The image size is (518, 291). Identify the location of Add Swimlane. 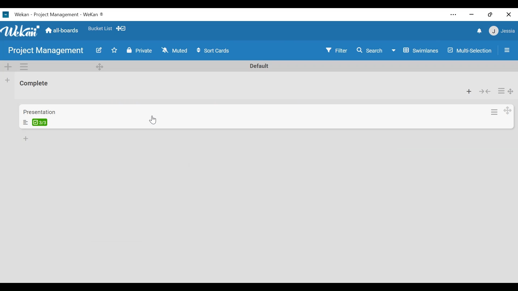
(7, 66).